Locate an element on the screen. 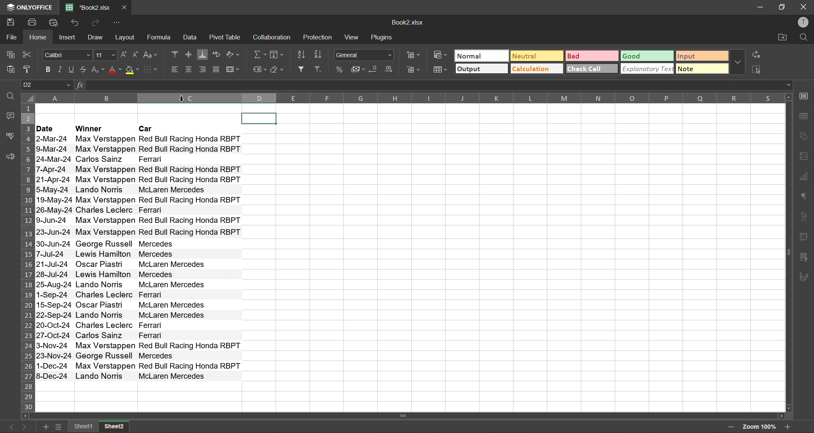 This screenshot has height=433, width=814. cut is located at coordinates (27, 54).